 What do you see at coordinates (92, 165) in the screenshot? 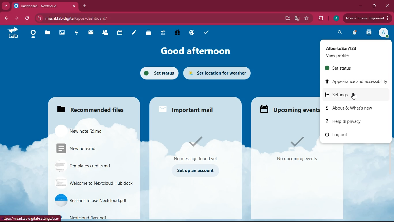
I see `file` at bounding box center [92, 165].